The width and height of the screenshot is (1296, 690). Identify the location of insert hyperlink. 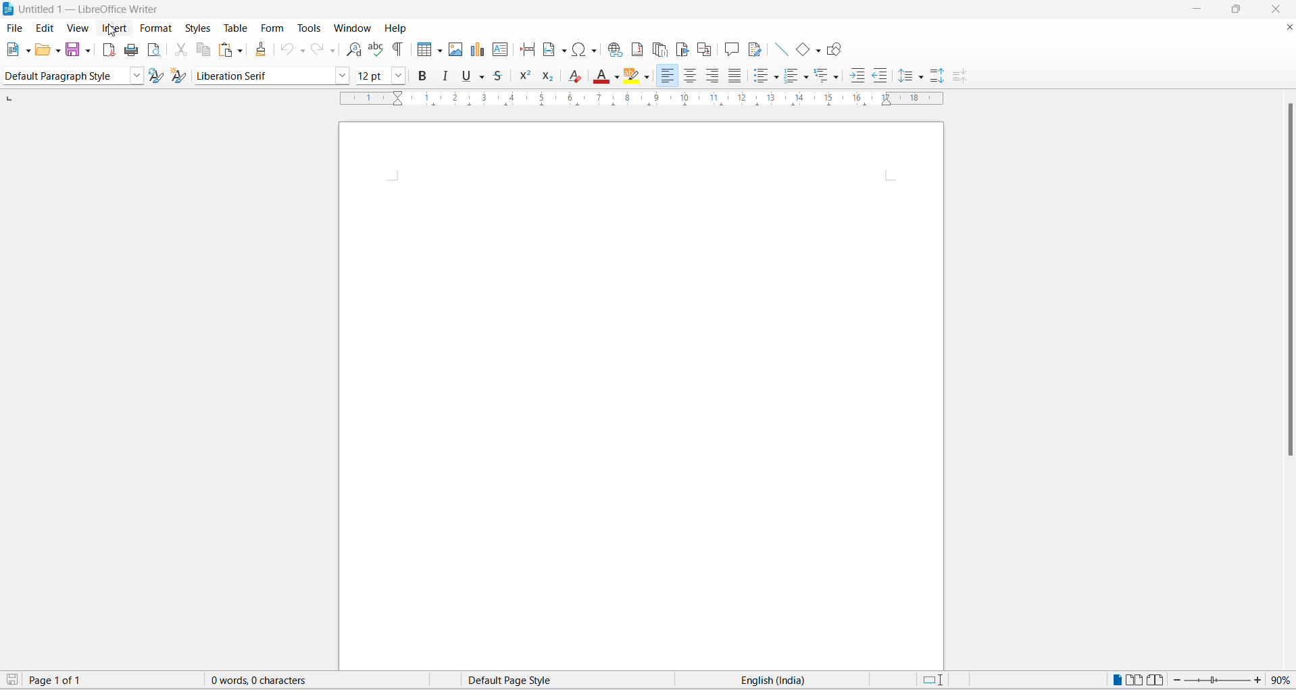
(614, 51).